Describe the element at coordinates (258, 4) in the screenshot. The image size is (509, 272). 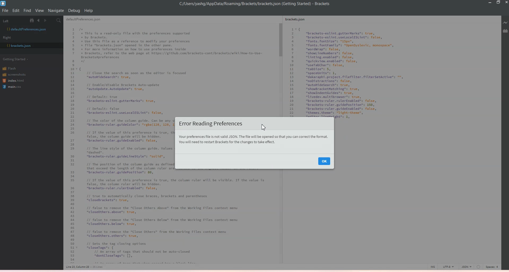
I see `C/Users/yashg/AppData/Roaming/Brackets/brackets json (Getting Started) - Brackets` at that location.